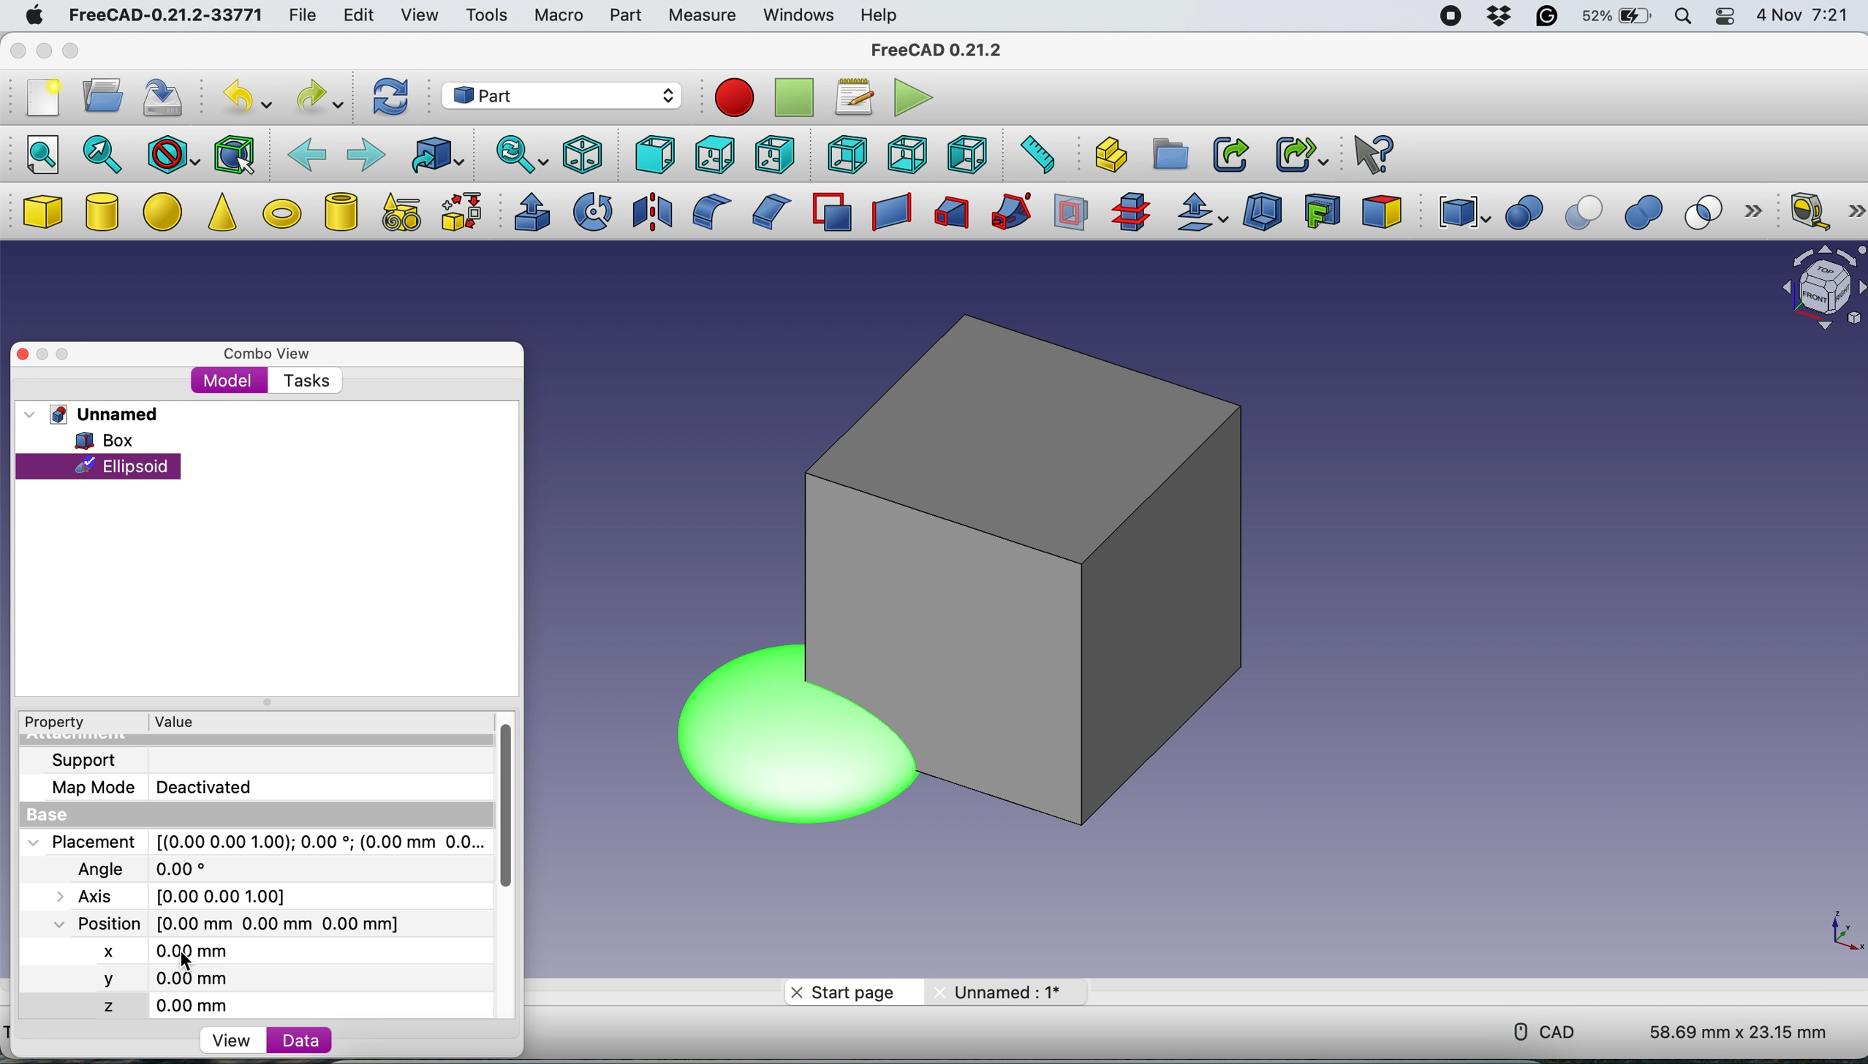 The image size is (1868, 1064). What do you see at coordinates (80, 760) in the screenshot?
I see `support` at bounding box center [80, 760].